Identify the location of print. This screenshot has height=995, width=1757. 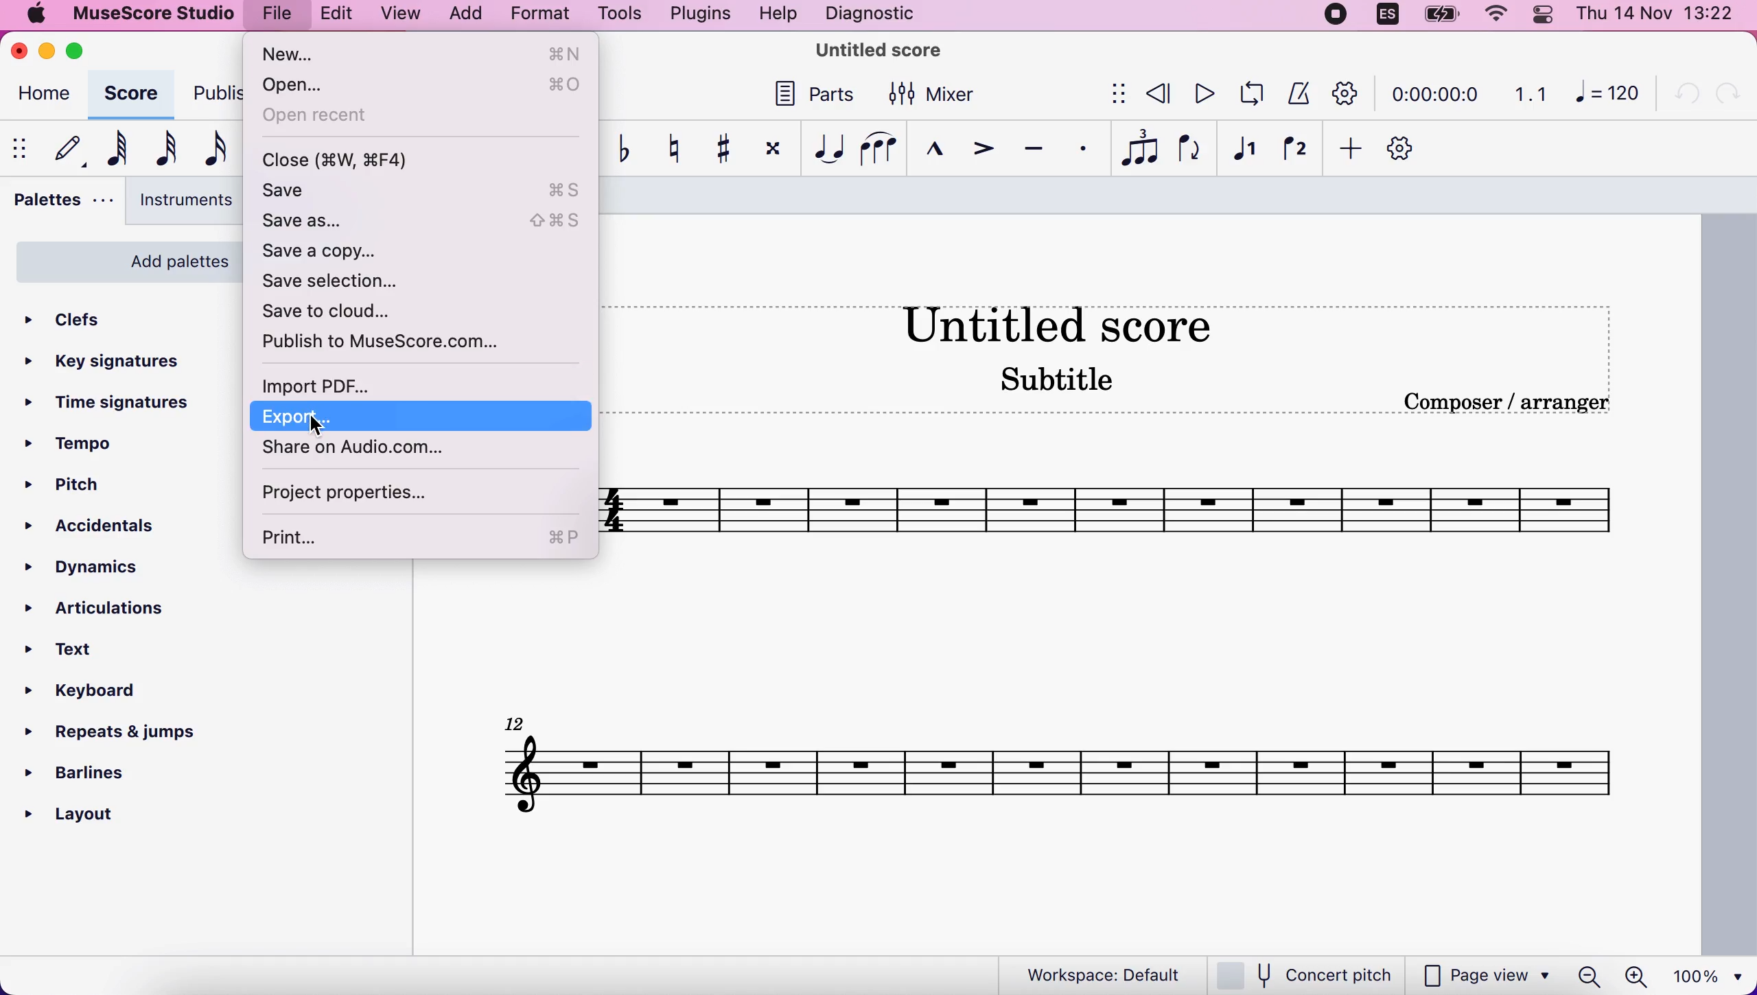
(421, 535).